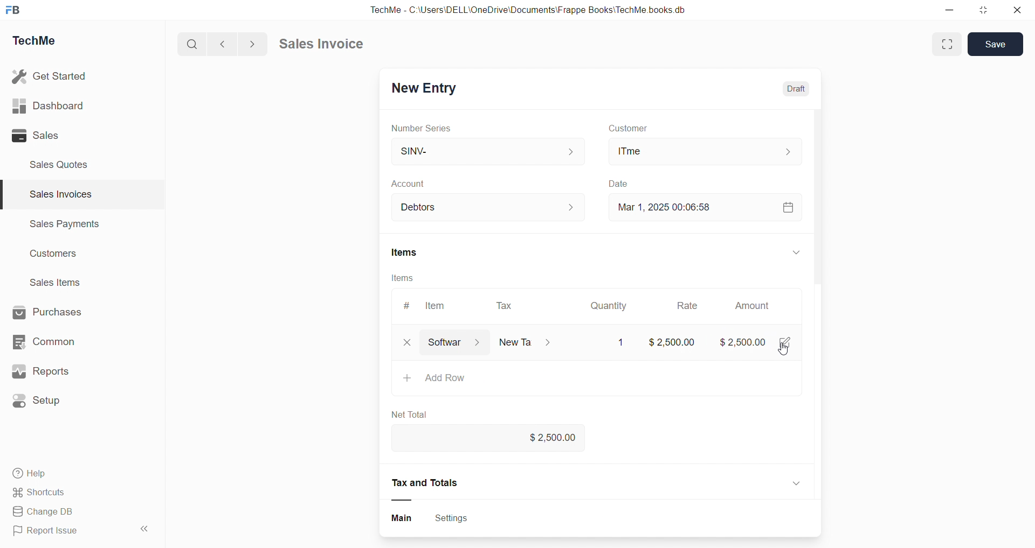  I want to click on Account, so click(425, 185).